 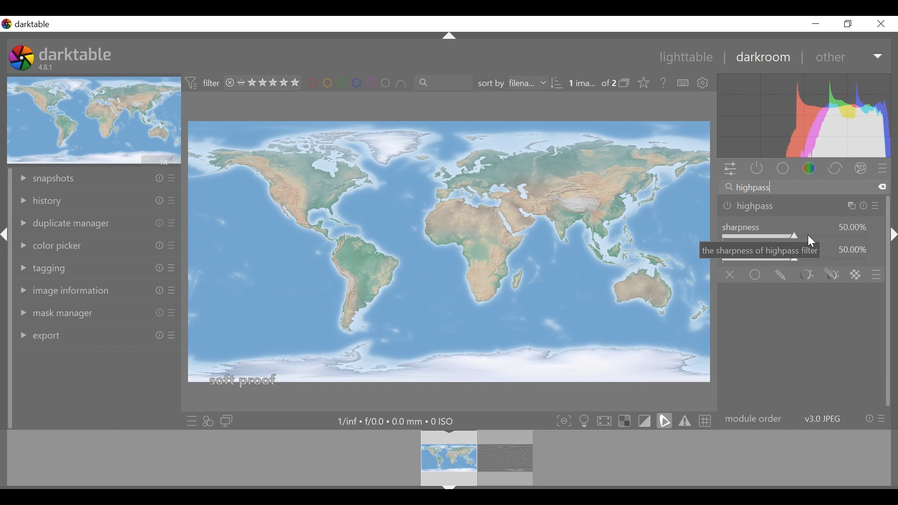 I want to click on preset, so click(x=876, y=274).